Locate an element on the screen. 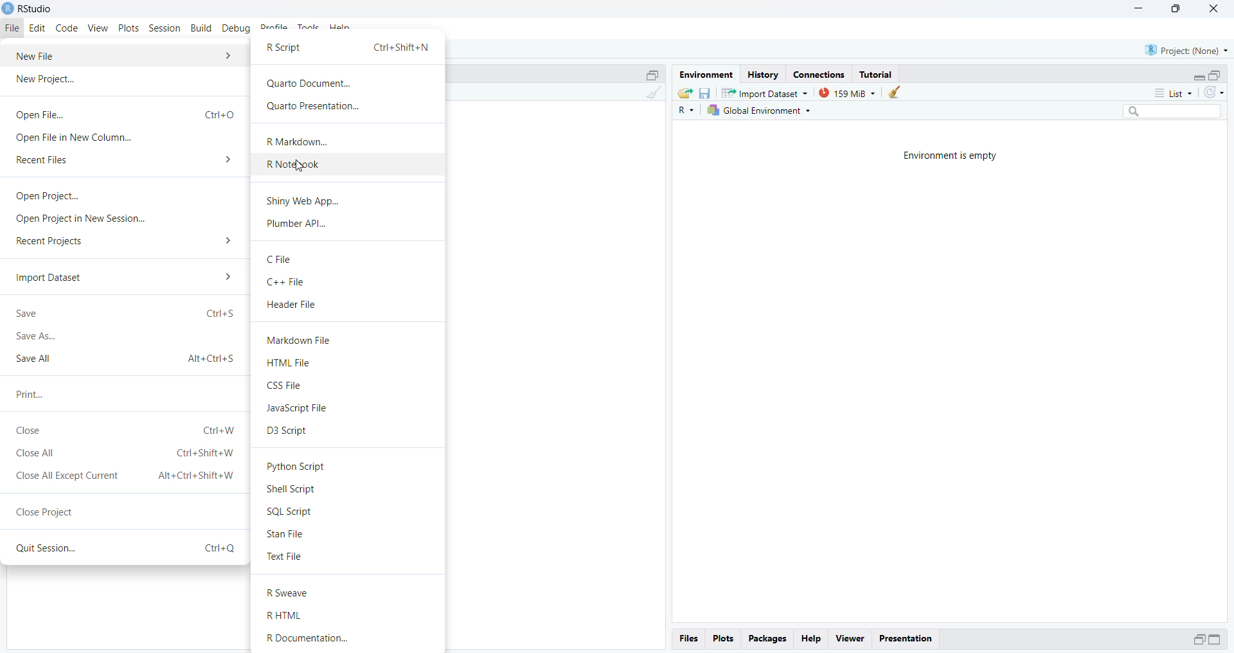 The height and width of the screenshot is (653, 1234). R script ctrl+shift+N is located at coordinates (348, 49).